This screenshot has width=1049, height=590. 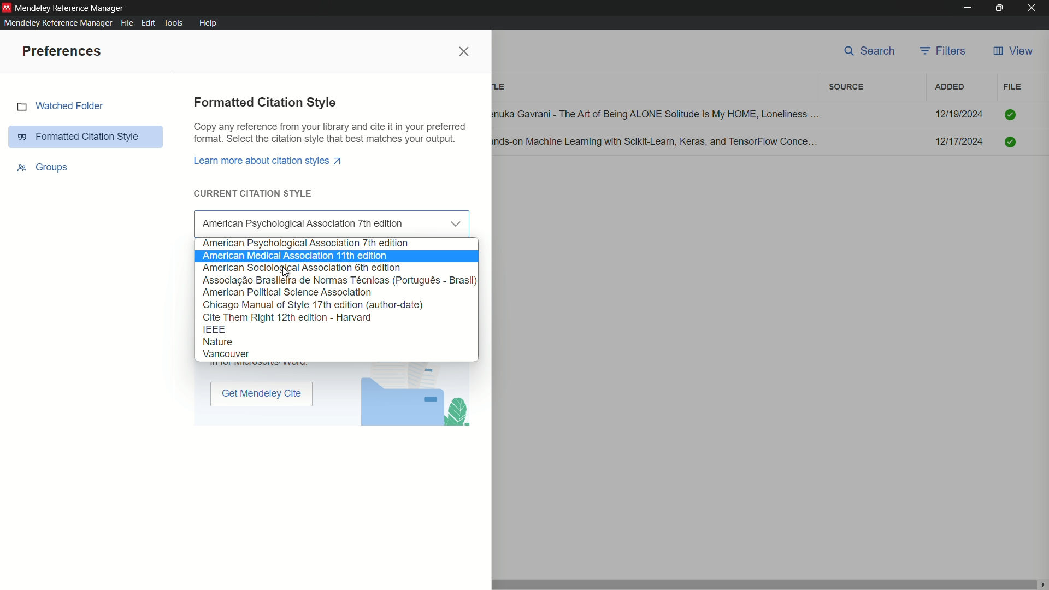 What do you see at coordinates (72, 8) in the screenshot?
I see `app name` at bounding box center [72, 8].